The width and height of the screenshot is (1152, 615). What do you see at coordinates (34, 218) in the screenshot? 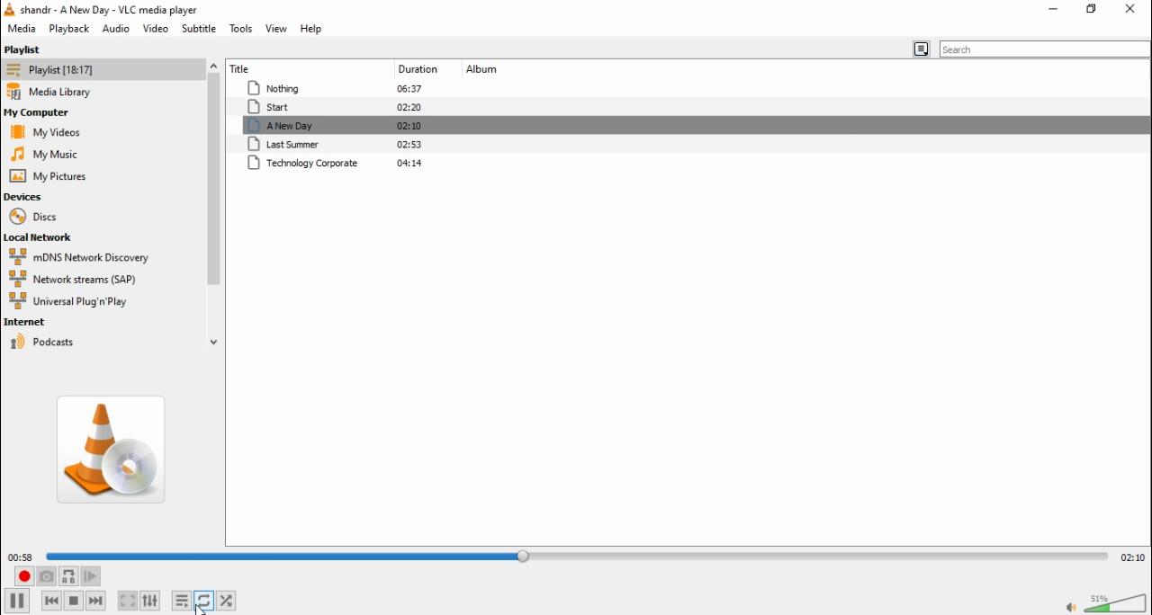
I see `discs` at bounding box center [34, 218].